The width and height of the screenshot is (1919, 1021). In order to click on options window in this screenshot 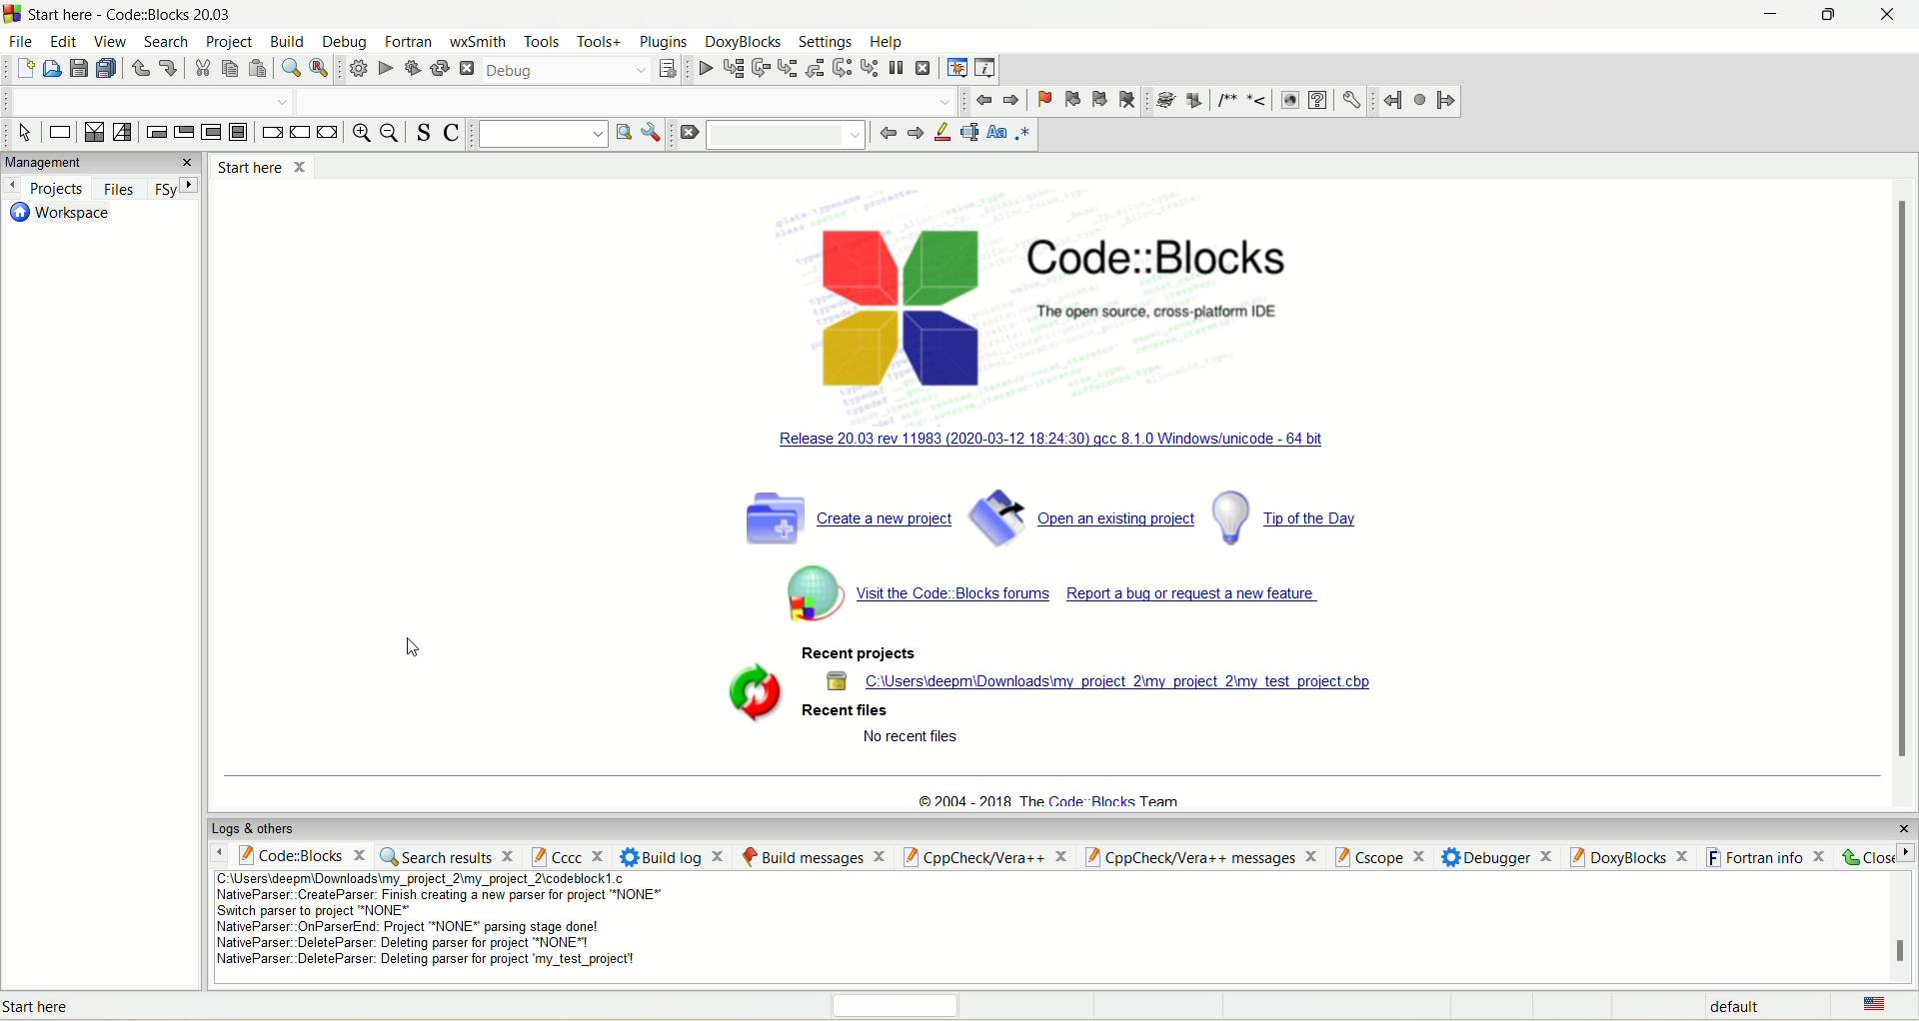, I will do `click(650, 133)`.